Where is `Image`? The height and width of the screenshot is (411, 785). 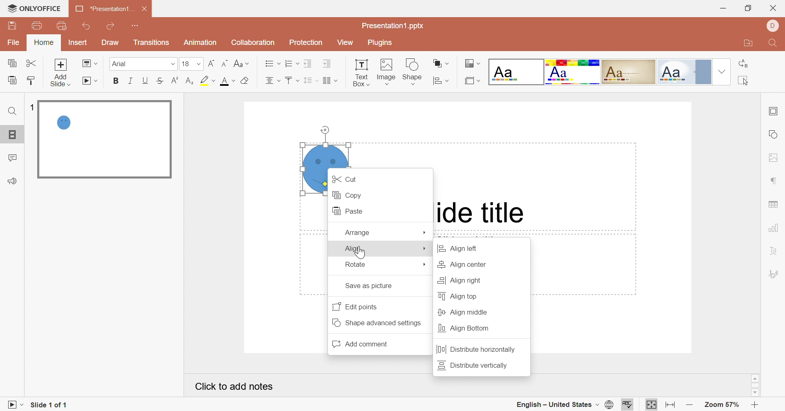
Image is located at coordinates (386, 71).